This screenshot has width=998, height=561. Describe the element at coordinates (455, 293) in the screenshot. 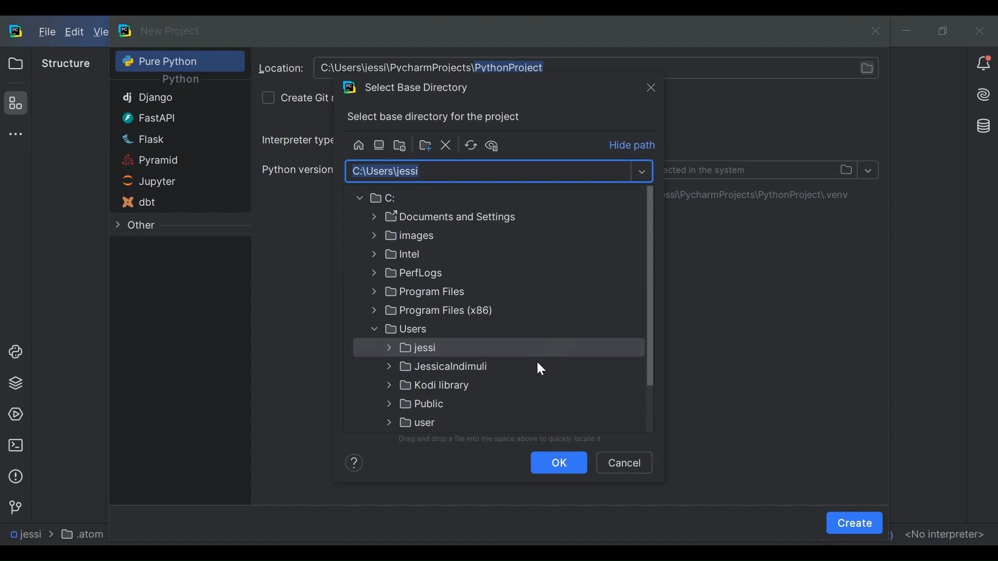

I see `` at that location.